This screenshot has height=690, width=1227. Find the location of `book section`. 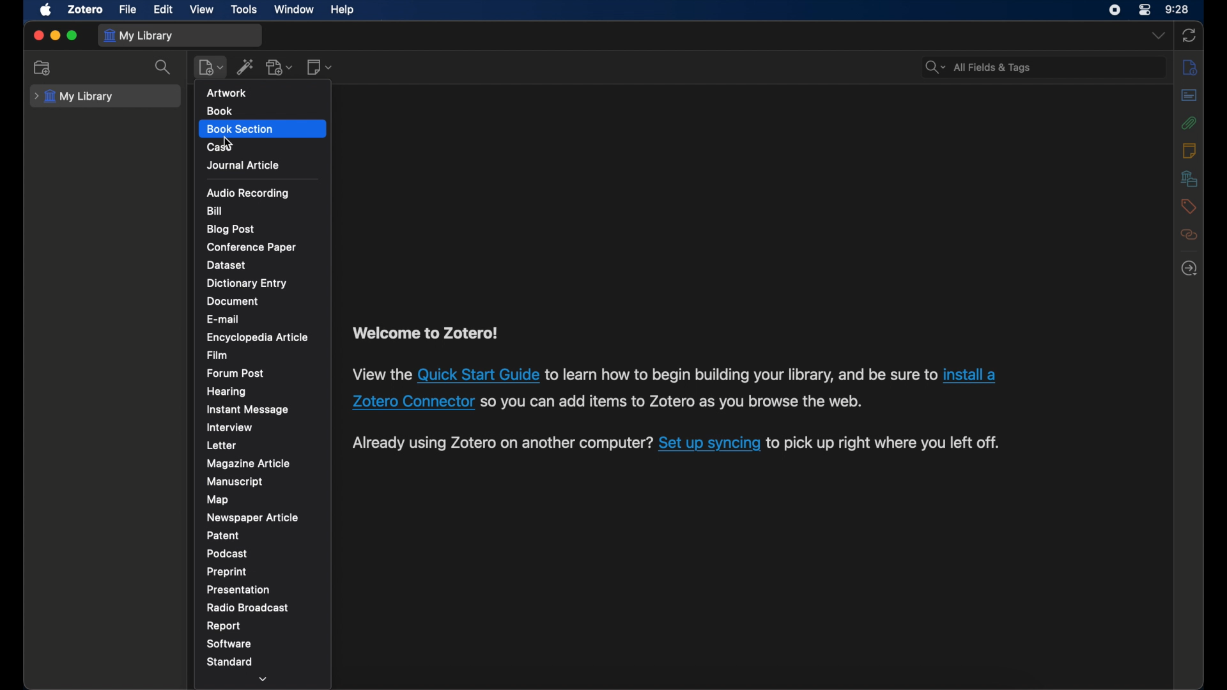

book section is located at coordinates (239, 130).